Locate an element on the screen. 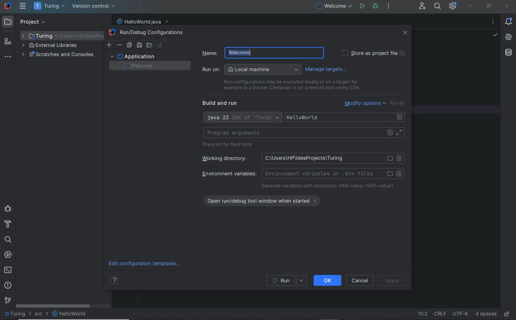 The width and height of the screenshot is (516, 320). search is located at coordinates (8, 240).